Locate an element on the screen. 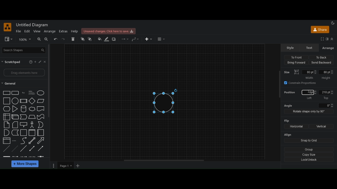 The height and width of the screenshot is (189, 337). pages is located at coordinates (53, 166).